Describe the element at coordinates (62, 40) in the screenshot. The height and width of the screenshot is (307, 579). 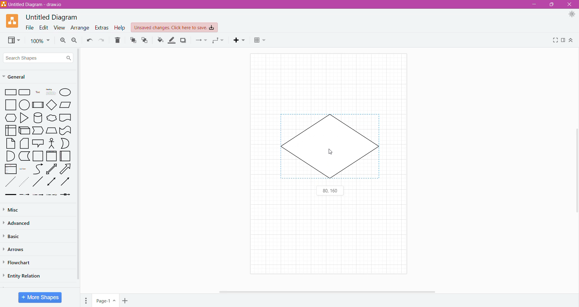
I see `Zoom In` at that location.